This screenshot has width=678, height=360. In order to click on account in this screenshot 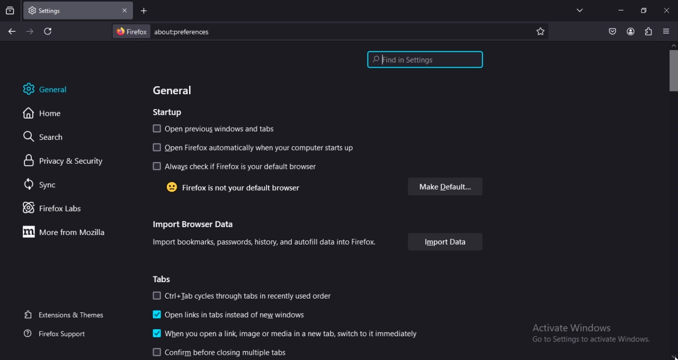, I will do `click(629, 31)`.